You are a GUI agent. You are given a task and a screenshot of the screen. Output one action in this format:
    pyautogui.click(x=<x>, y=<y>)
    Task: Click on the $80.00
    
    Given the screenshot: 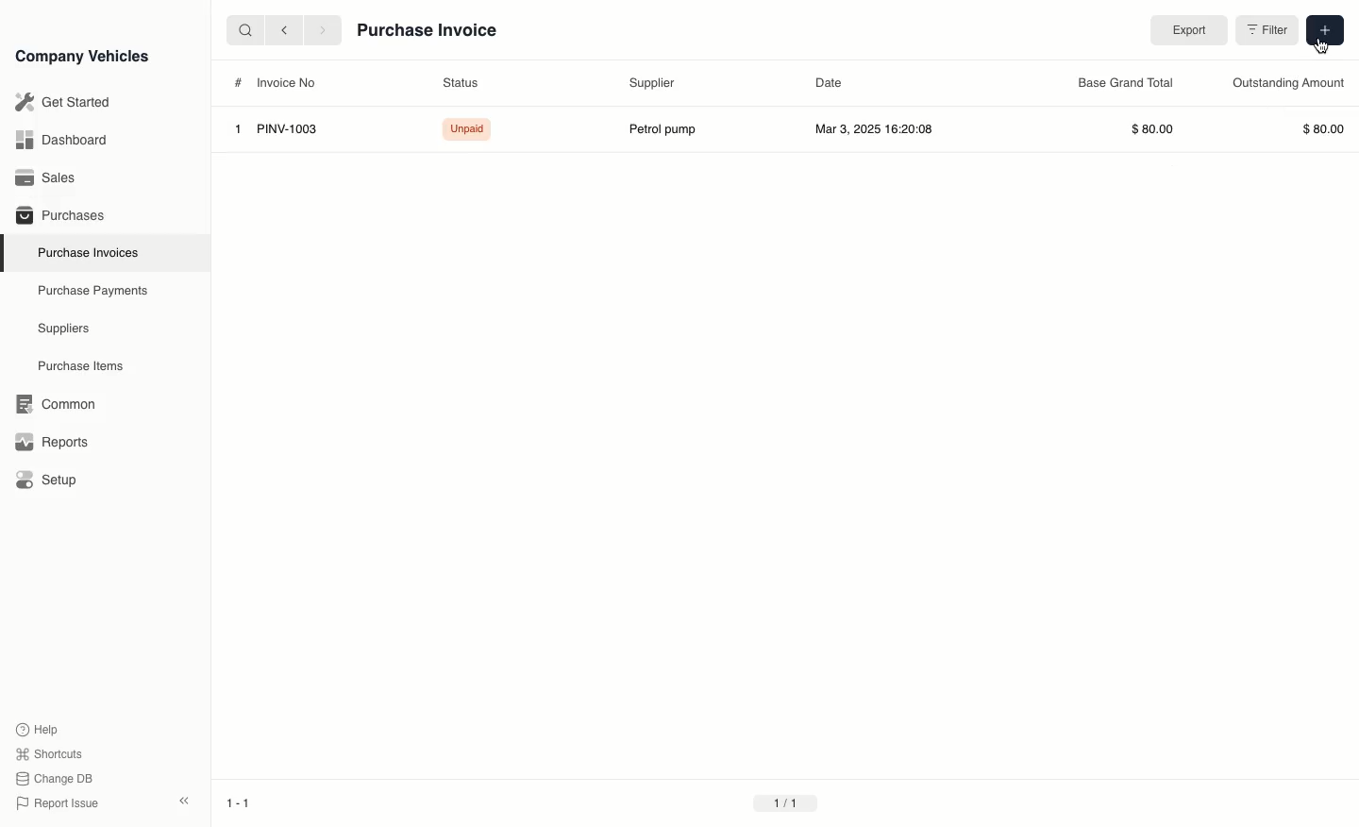 What is the action you would take?
    pyautogui.click(x=1317, y=130)
    